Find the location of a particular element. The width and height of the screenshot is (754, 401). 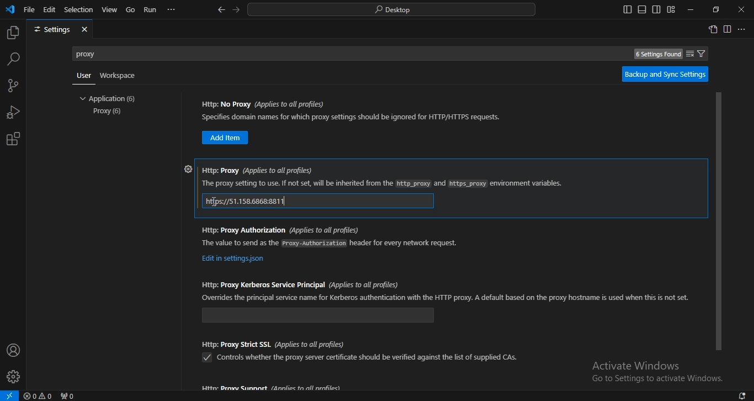

1 new notification is located at coordinates (738, 394).